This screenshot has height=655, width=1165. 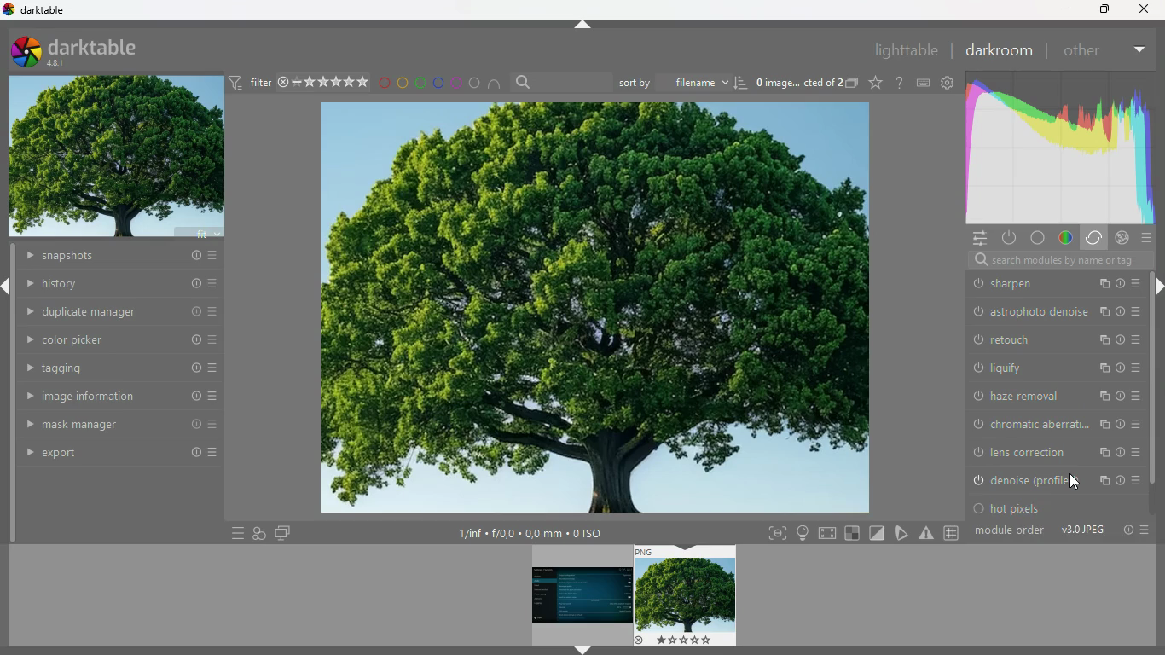 What do you see at coordinates (86, 51) in the screenshot?
I see `darktable` at bounding box center [86, 51].